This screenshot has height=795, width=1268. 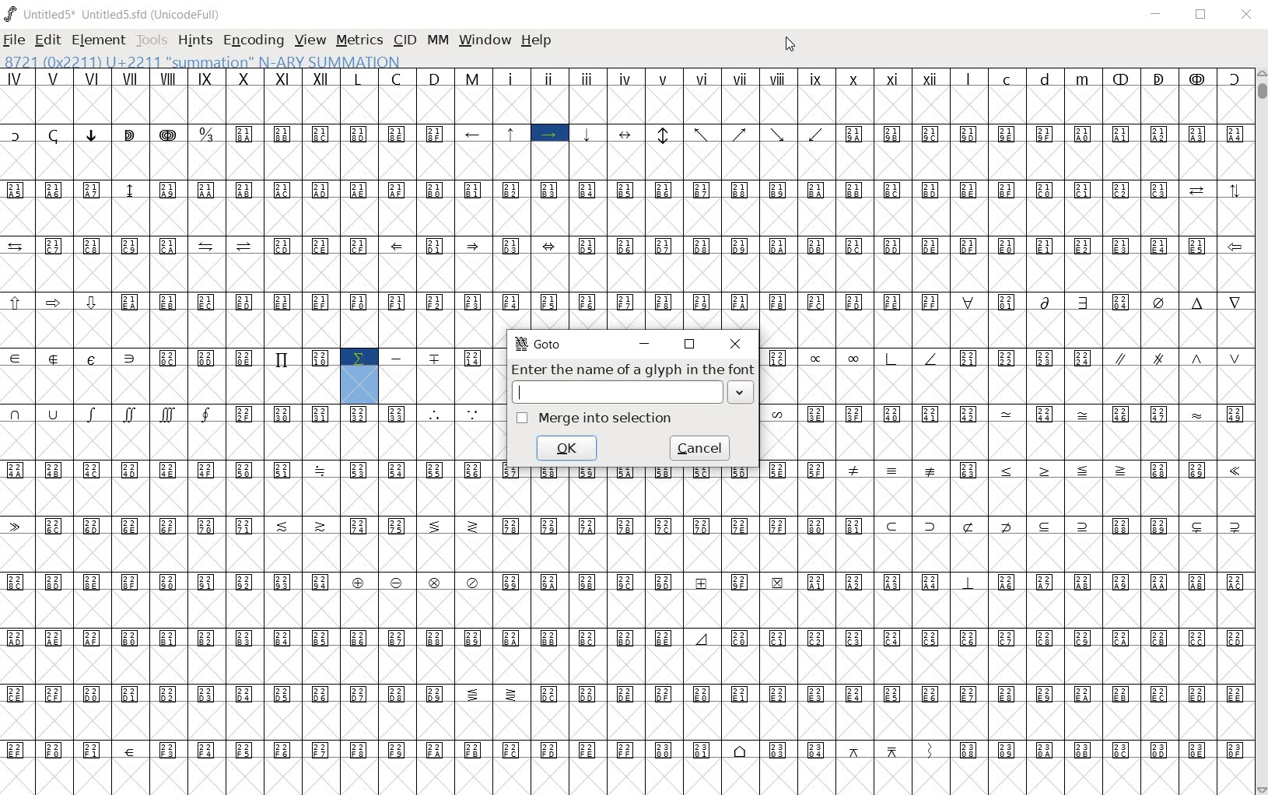 What do you see at coordinates (1006, 387) in the screenshot?
I see `empty cells` at bounding box center [1006, 387].